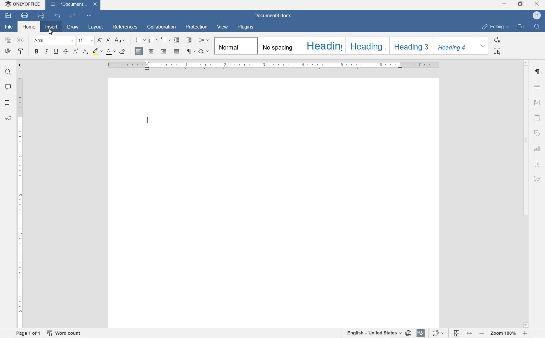  What do you see at coordinates (482, 46) in the screenshot?
I see `EXPAND FORMATTING STYLE` at bounding box center [482, 46].